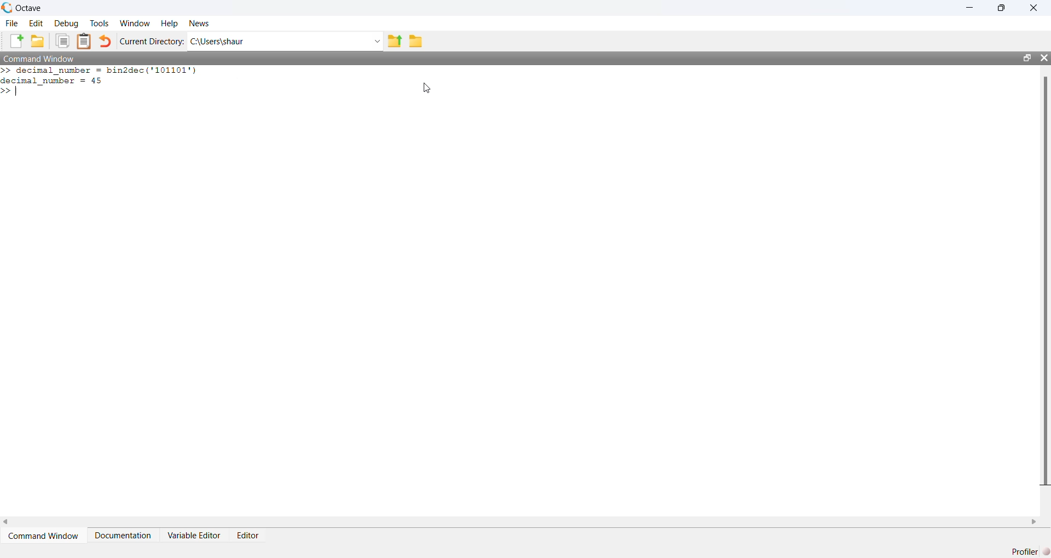  Describe the element at coordinates (1028, 58) in the screenshot. I see `open in separate window` at that location.